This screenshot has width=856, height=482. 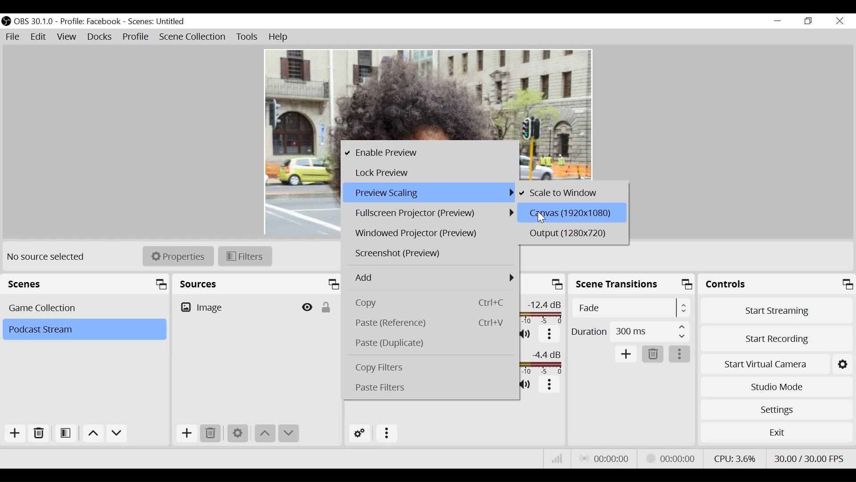 What do you see at coordinates (430, 388) in the screenshot?
I see `Paste Filters` at bounding box center [430, 388].